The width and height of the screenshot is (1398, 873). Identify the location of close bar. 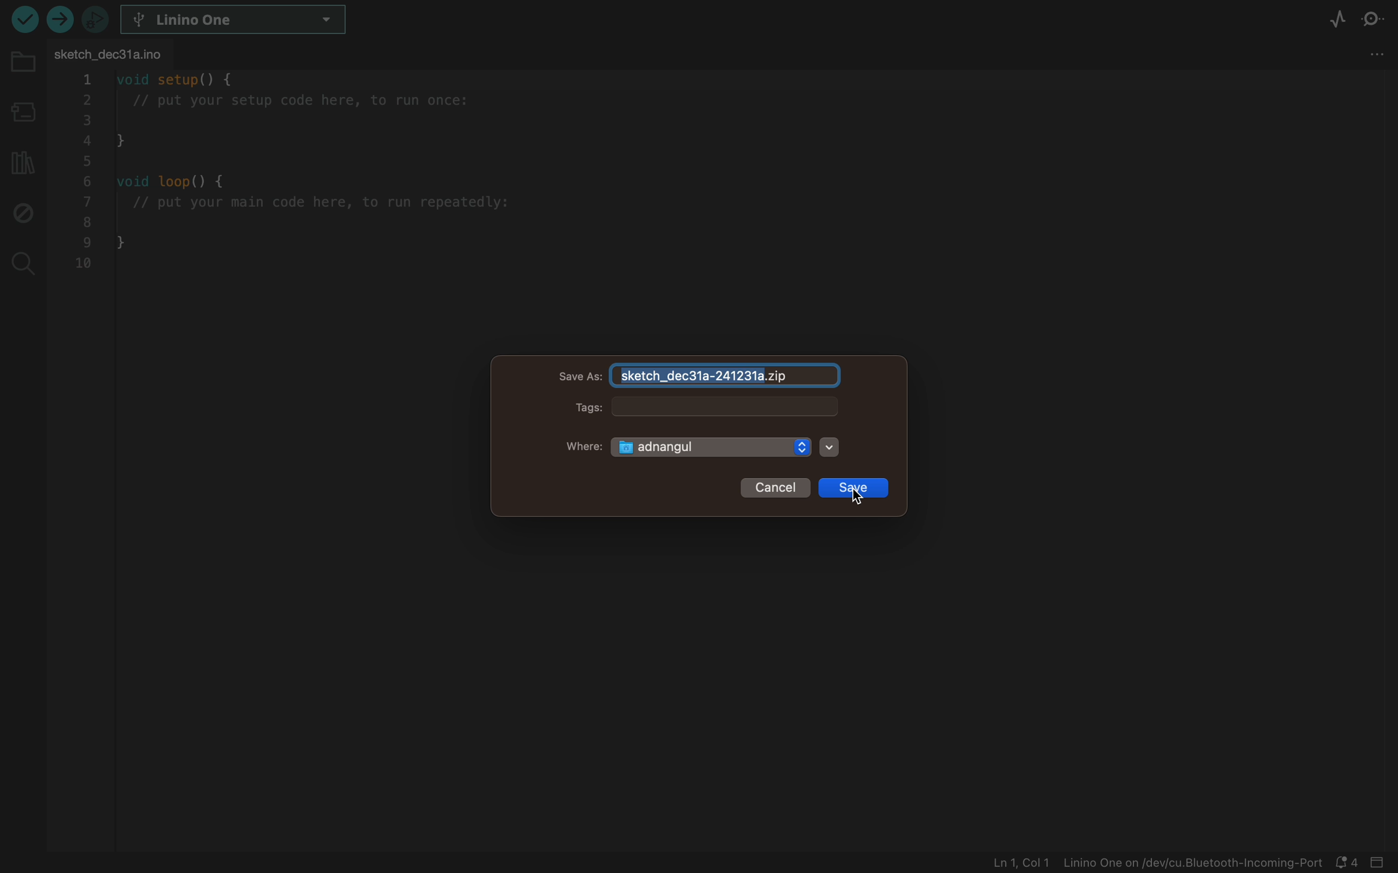
(1379, 863).